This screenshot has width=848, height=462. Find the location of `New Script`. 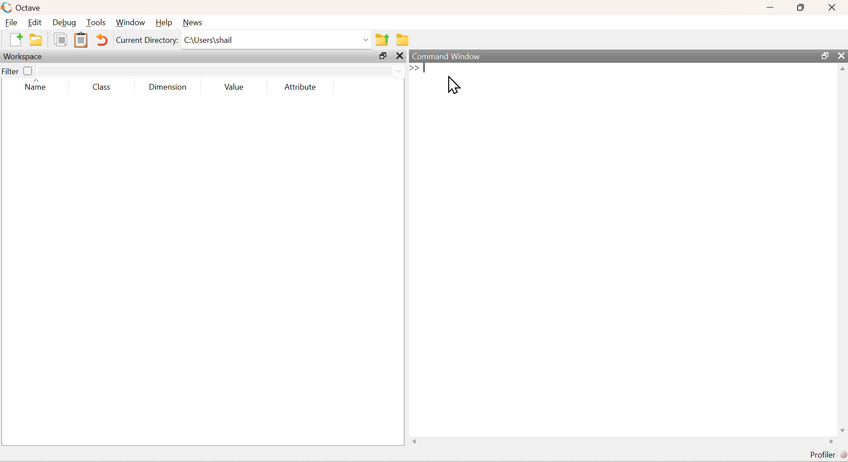

New Script is located at coordinates (14, 39).